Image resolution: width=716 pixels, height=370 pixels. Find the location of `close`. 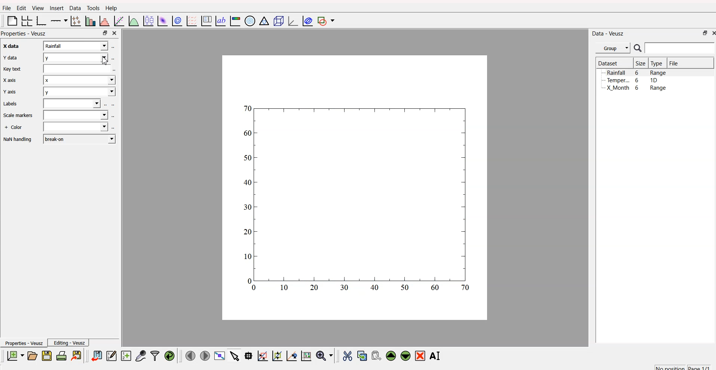

close is located at coordinates (116, 33).